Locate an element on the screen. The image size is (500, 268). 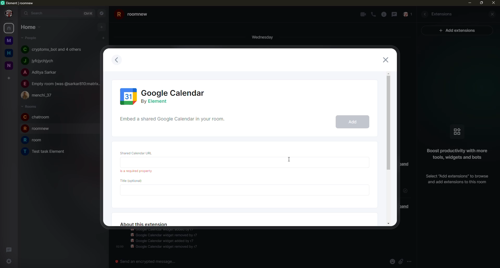
max is located at coordinates (481, 3).